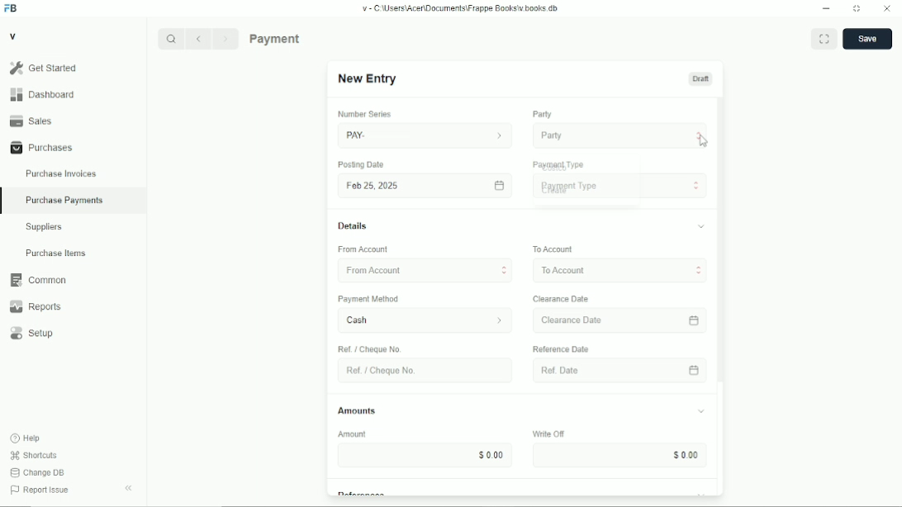 The image size is (902, 507). Describe the element at coordinates (857, 8) in the screenshot. I see `Change dimension` at that location.